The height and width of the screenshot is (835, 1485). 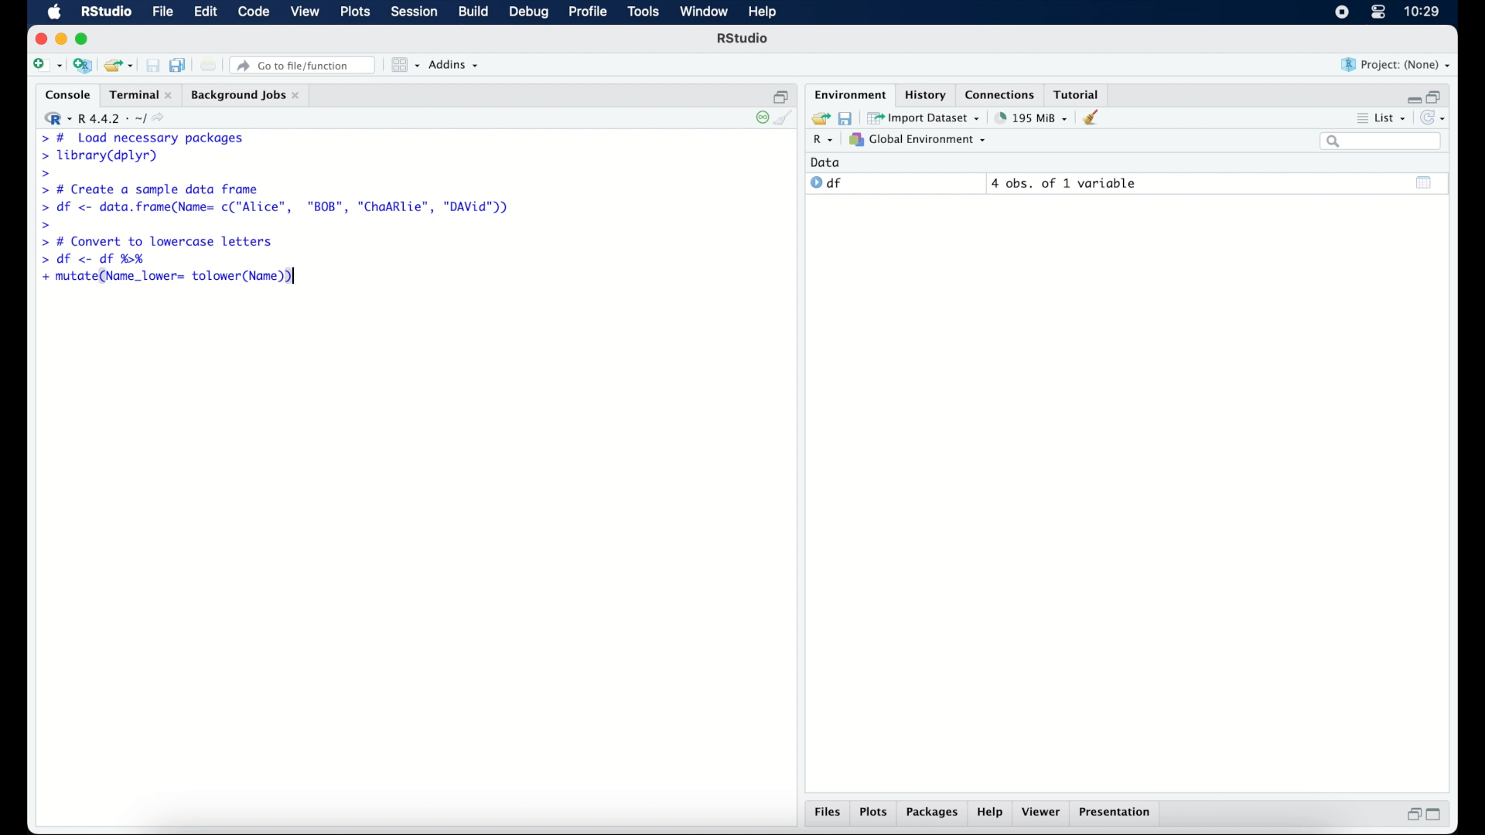 I want to click on clear console, so click(x=787, y=119).